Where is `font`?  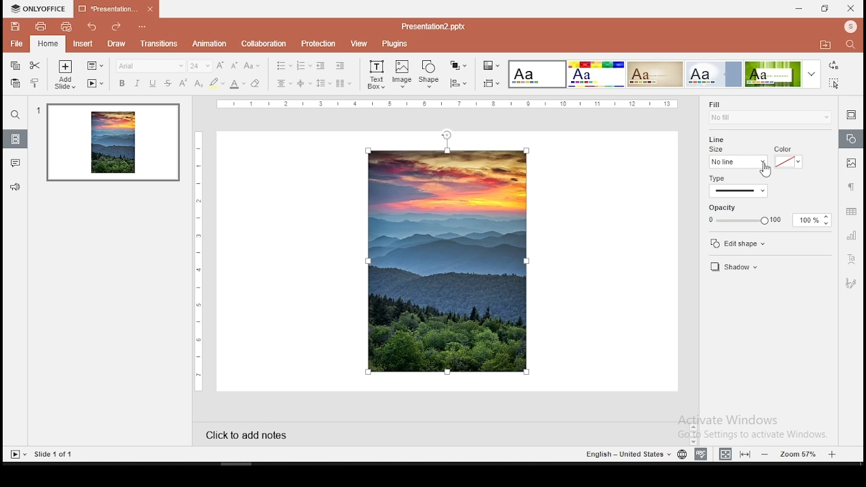 font is located at coordinates (151, 66).